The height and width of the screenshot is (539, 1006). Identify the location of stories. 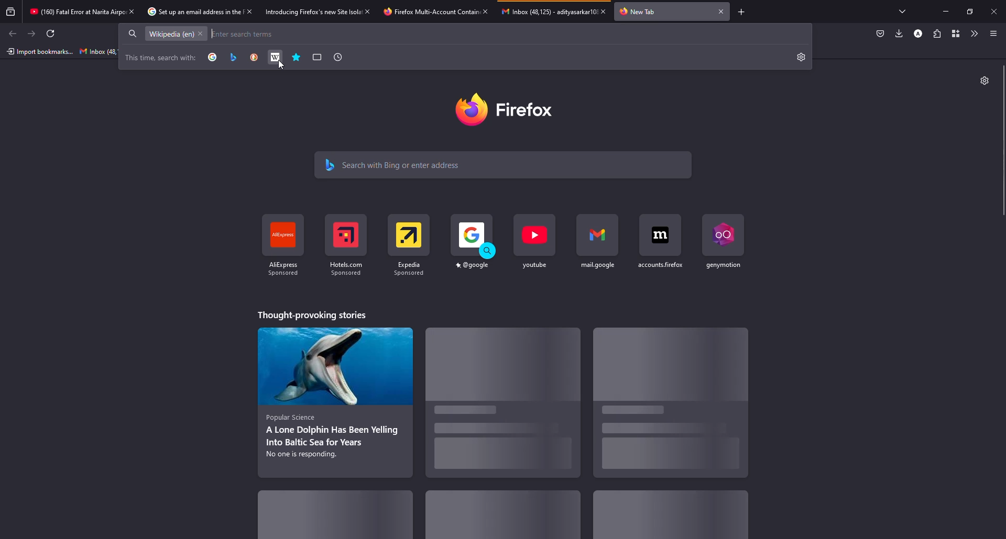
(315, 315).